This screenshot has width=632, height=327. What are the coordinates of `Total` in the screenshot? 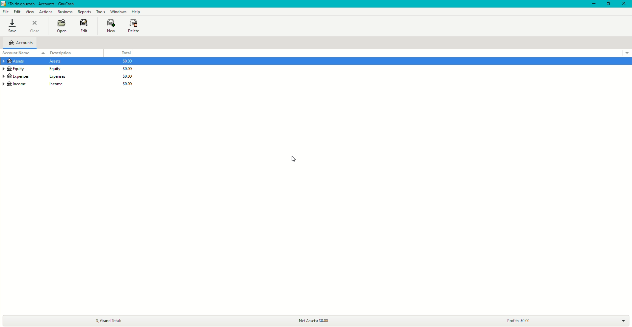 It's located at (125, 53).